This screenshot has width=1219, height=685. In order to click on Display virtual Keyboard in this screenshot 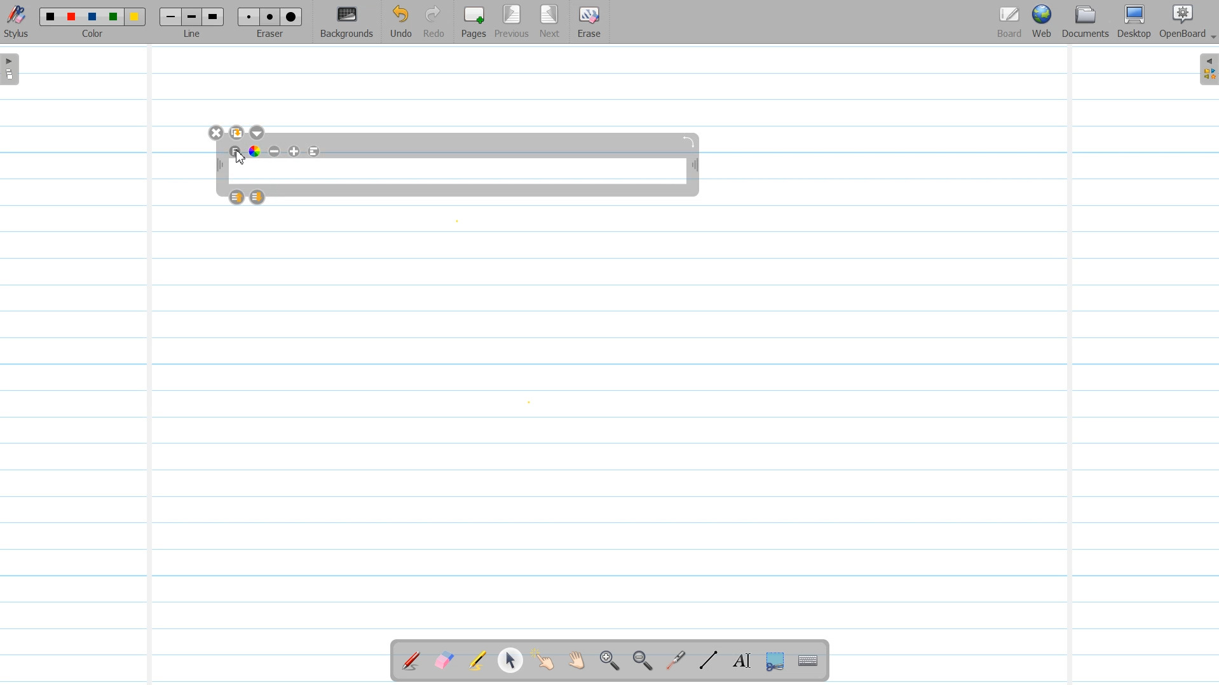, I will do `click(808, 661)`.